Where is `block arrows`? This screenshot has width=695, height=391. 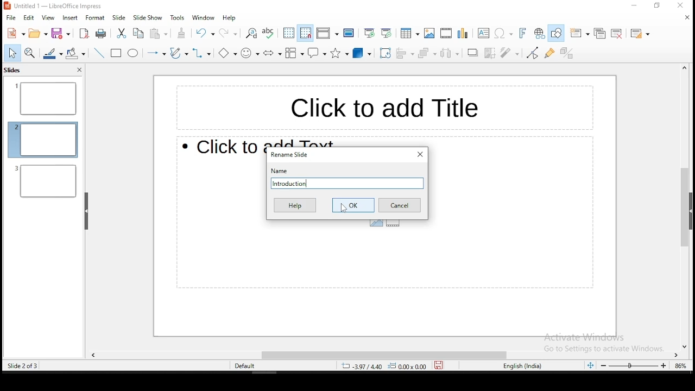
block arrows is located at coordinates (271, 53).